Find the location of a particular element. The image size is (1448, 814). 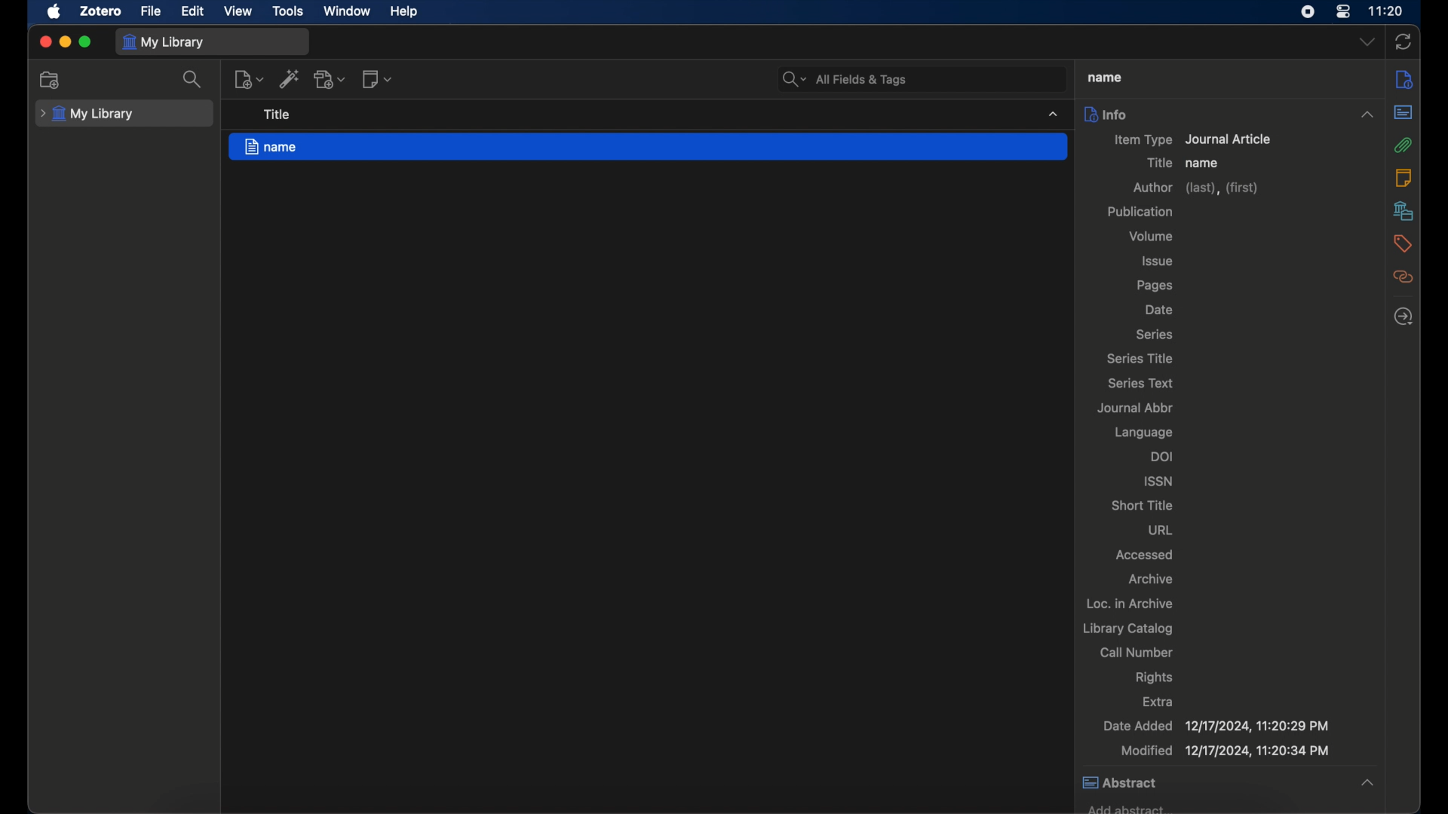

extra is located at coordinates (1158, 700).